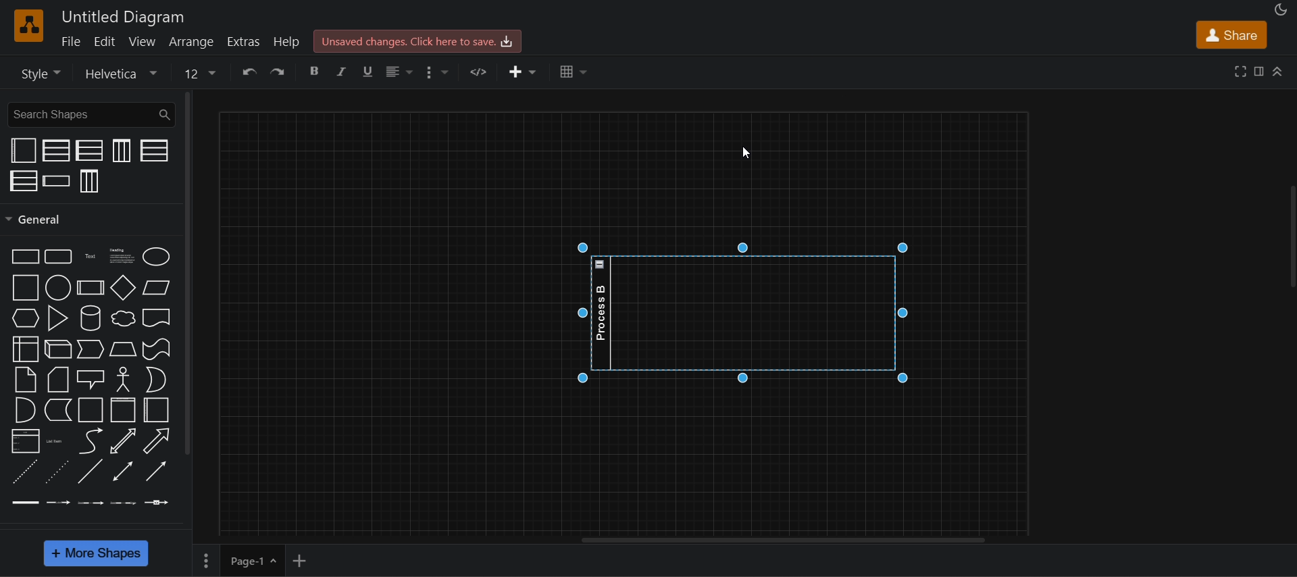 The height and width of the screenshot is (577, 1297). I want to click on format, so click(1259, 70).